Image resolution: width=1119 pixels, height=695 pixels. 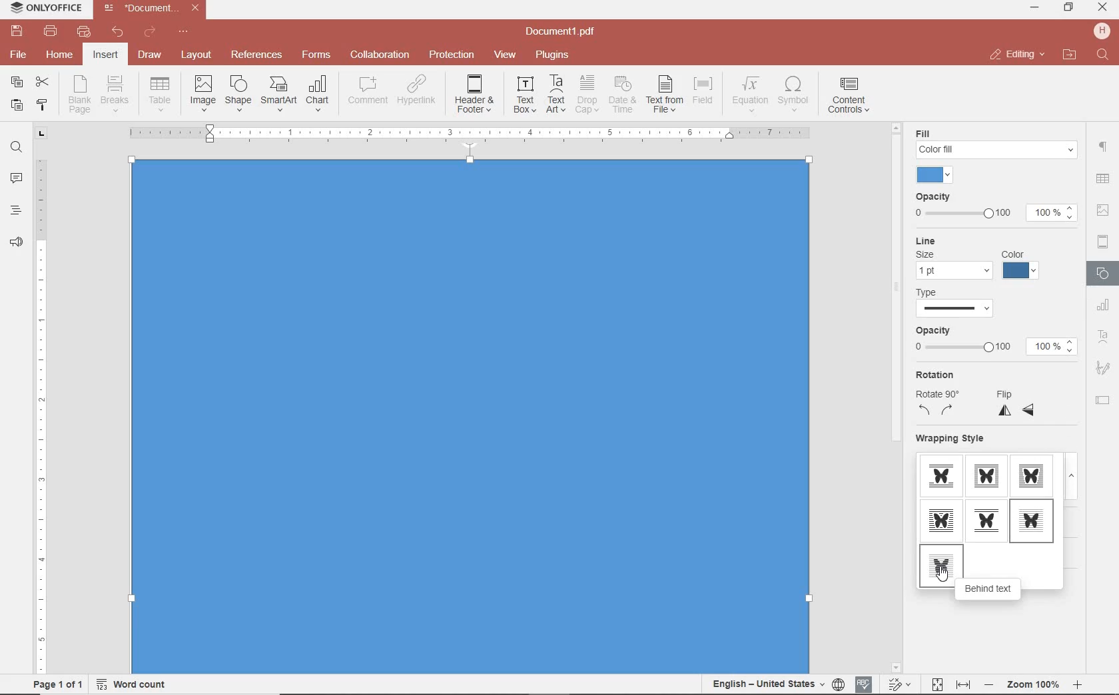 I want to click on fit to page and width, so click(x=948, y=685).